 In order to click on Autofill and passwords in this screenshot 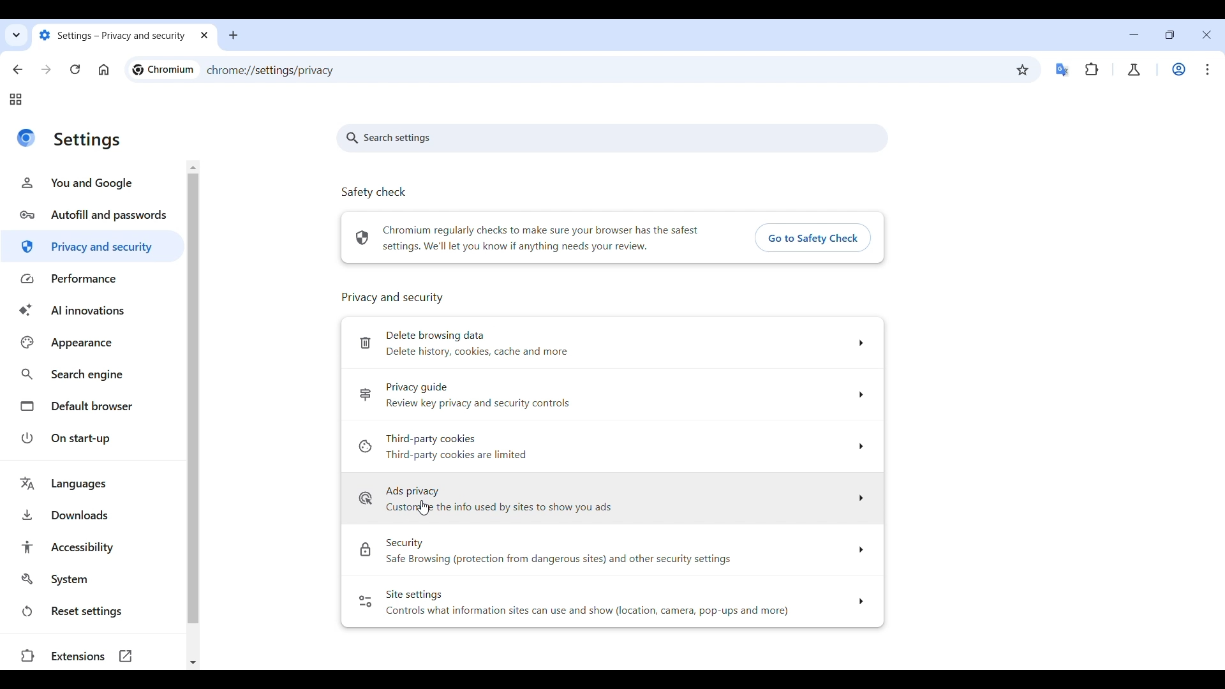, I will do `click(94, 214)`.